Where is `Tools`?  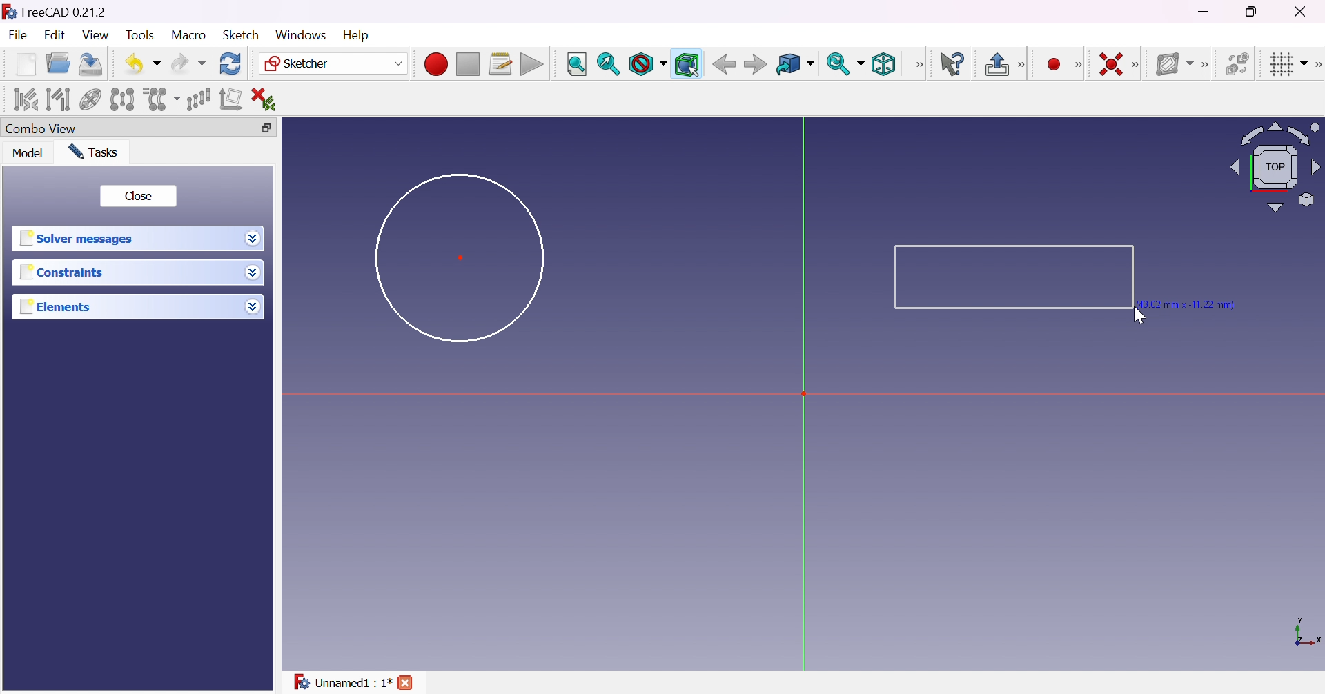 Tools is located at coordinates (141, 35).